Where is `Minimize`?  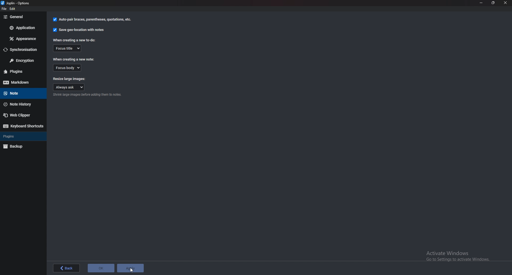
Minimize is located at coordinates (481, 3).